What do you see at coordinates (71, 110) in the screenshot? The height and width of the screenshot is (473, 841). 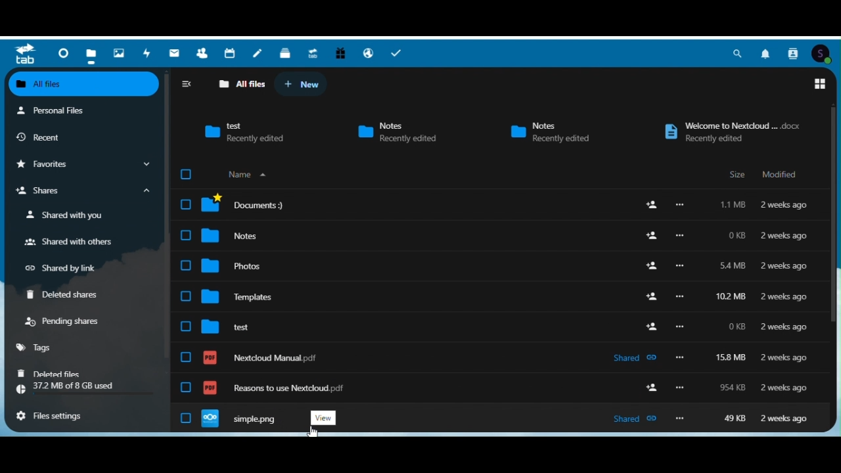 I see `Personal file` at bounding box center [71, 110].